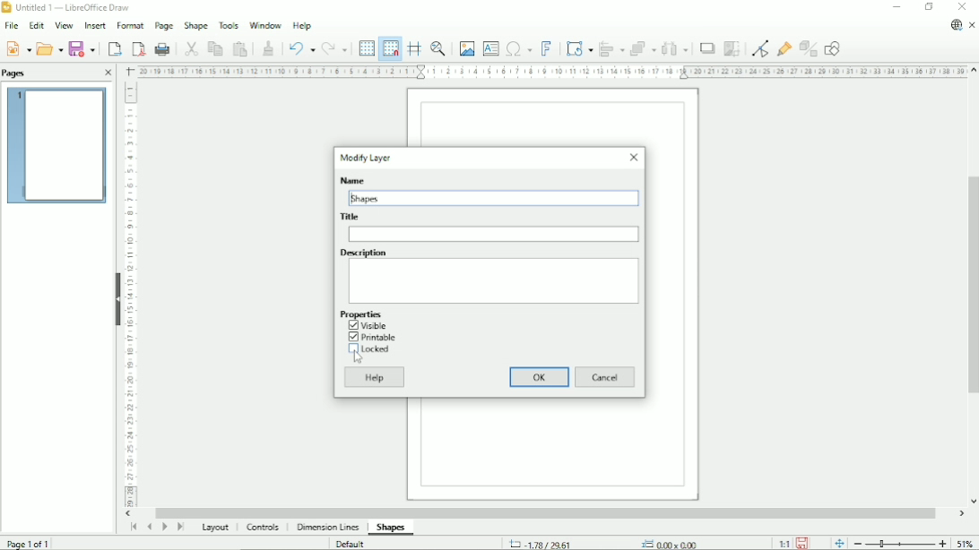 Image resolution: width=979 pixels, height=550 pixels. What do you see at coordinates (117, 297) in the screenshot?
I see `Hide` at bounding box center [117, 297].